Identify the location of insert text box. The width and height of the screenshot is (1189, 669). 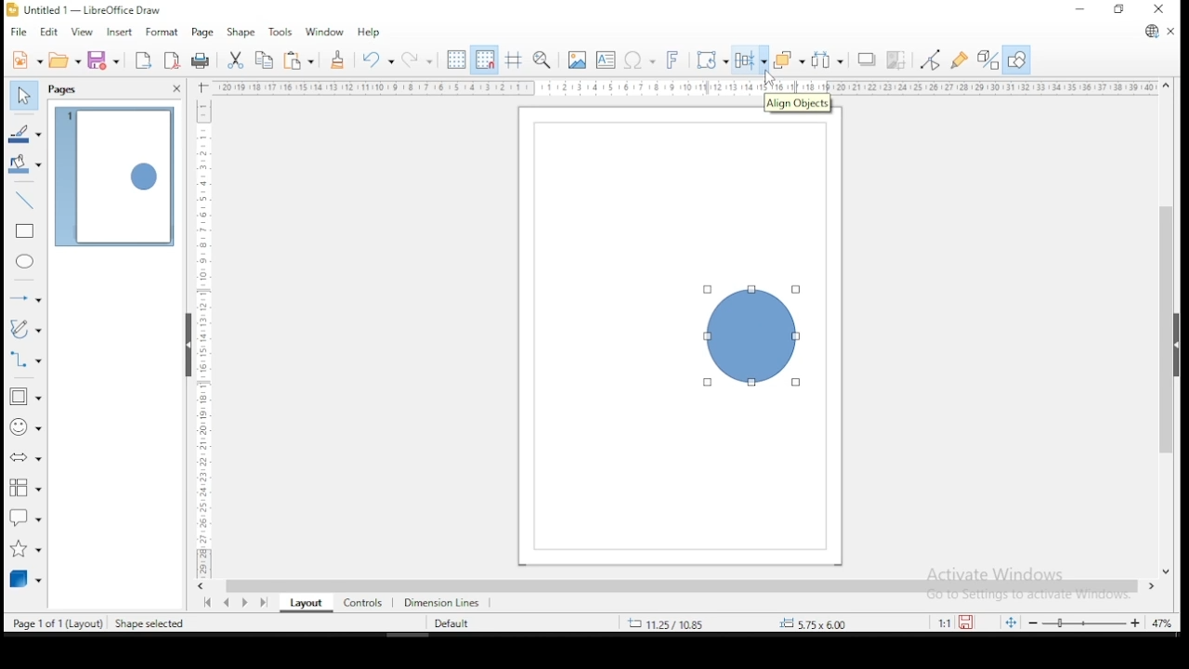
(606, 59).